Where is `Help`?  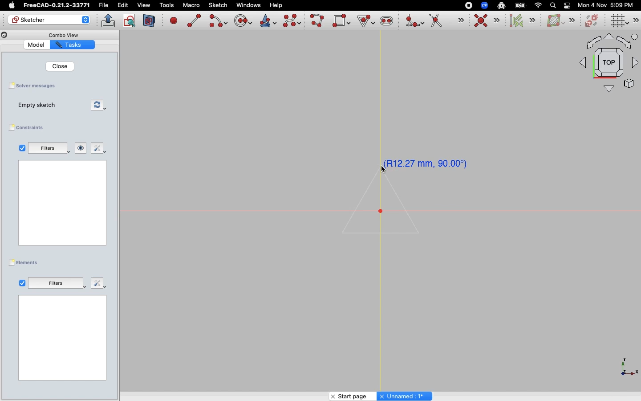
Help is located at coordinates (276, 4).